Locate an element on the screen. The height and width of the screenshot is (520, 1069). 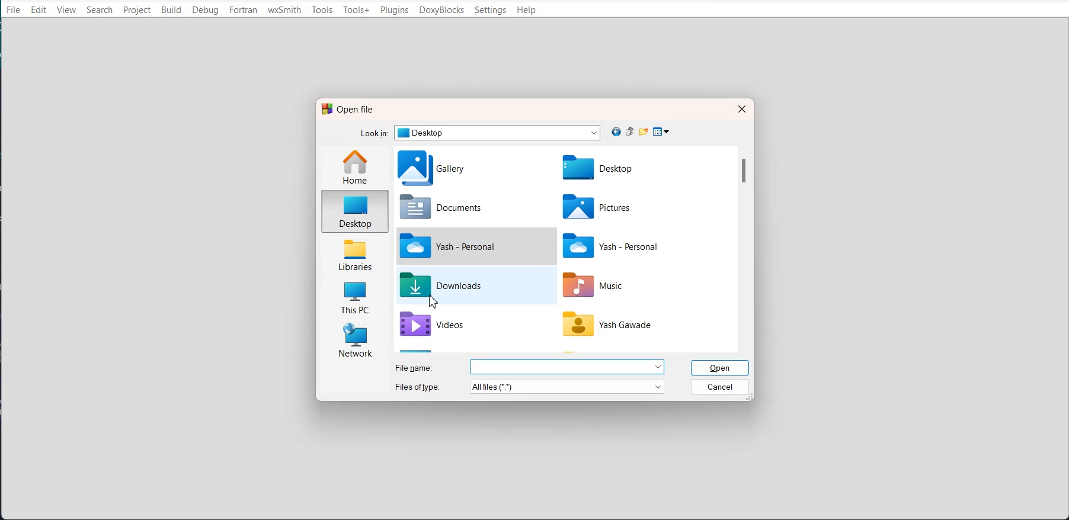
Build is located at coordinates (172, 10).